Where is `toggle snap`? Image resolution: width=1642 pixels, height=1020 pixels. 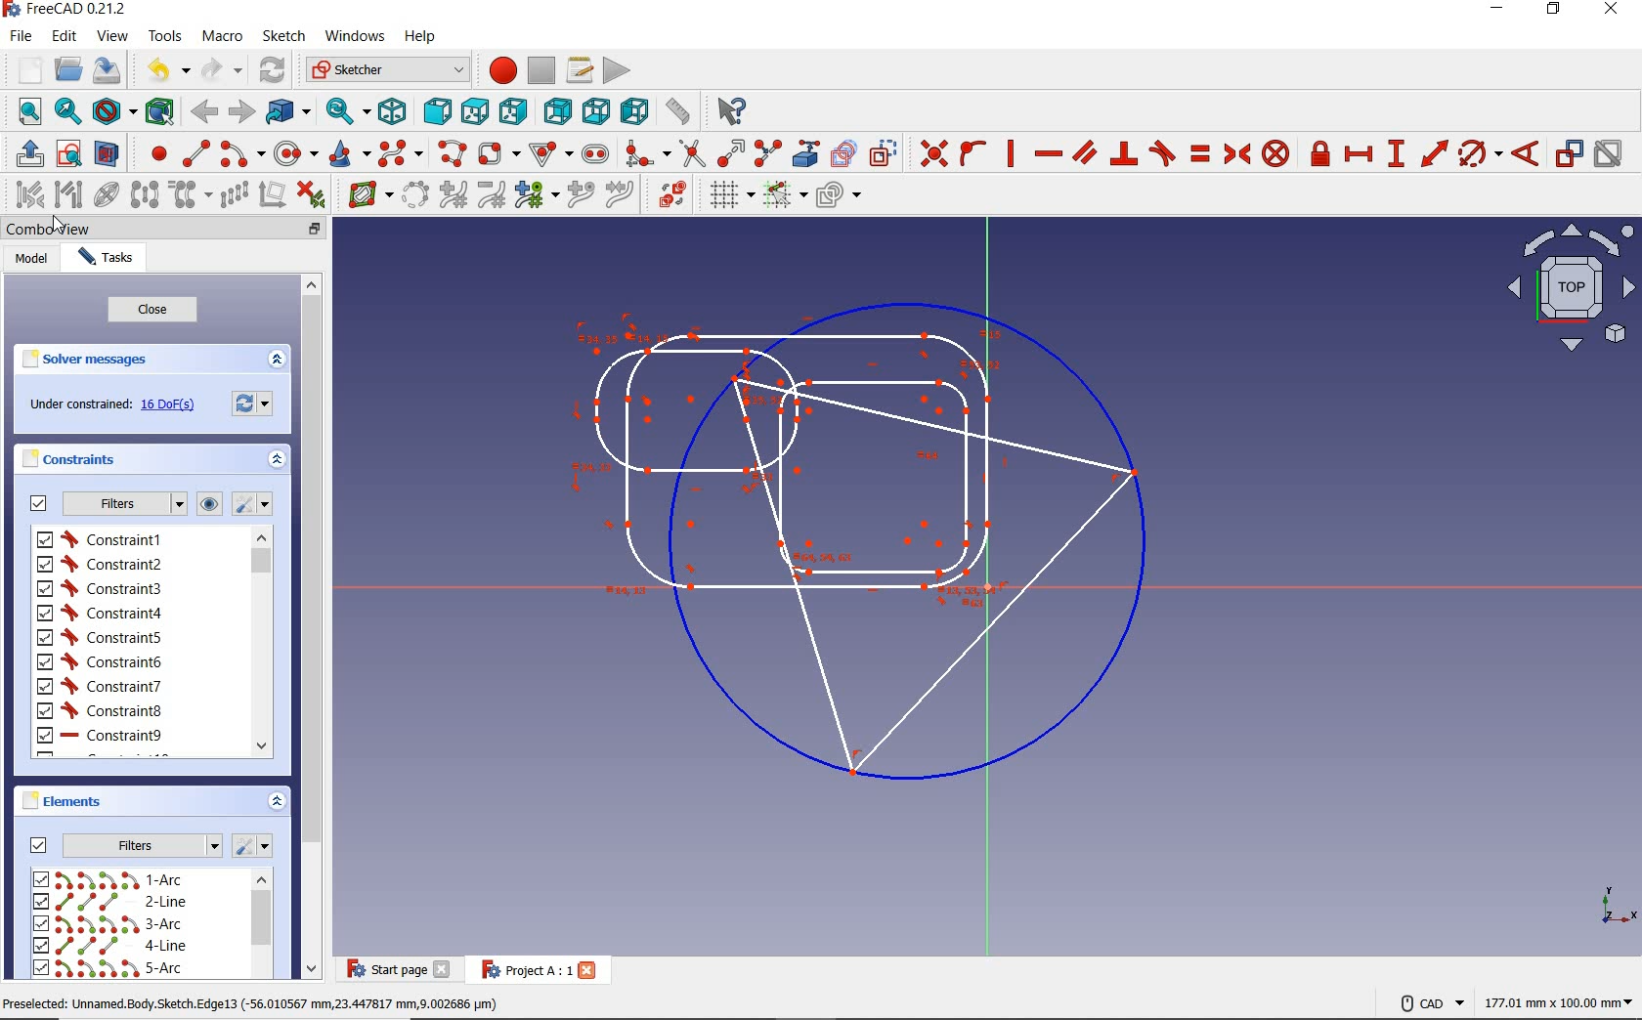 toggle snap is located at coordinates (782, 196).